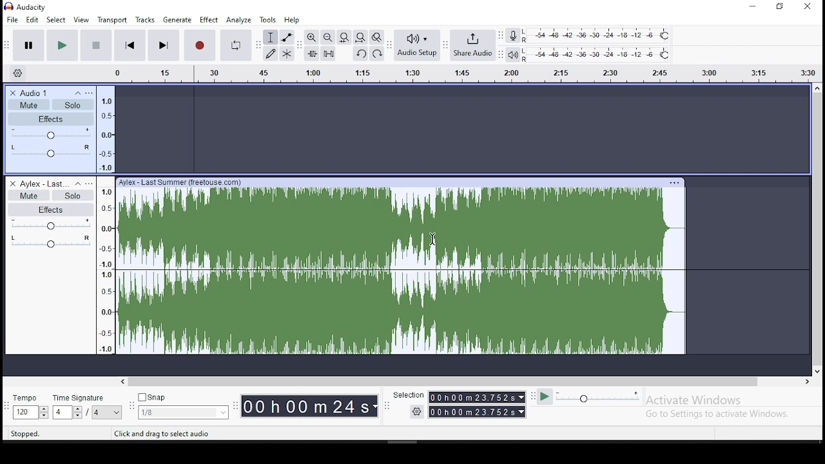 Image resolution: width=825 pixels, height=464 pixels. What do you see at coordinates (32, 19) in the screenshot?
I see `edit` at bounding box center [32, 19].